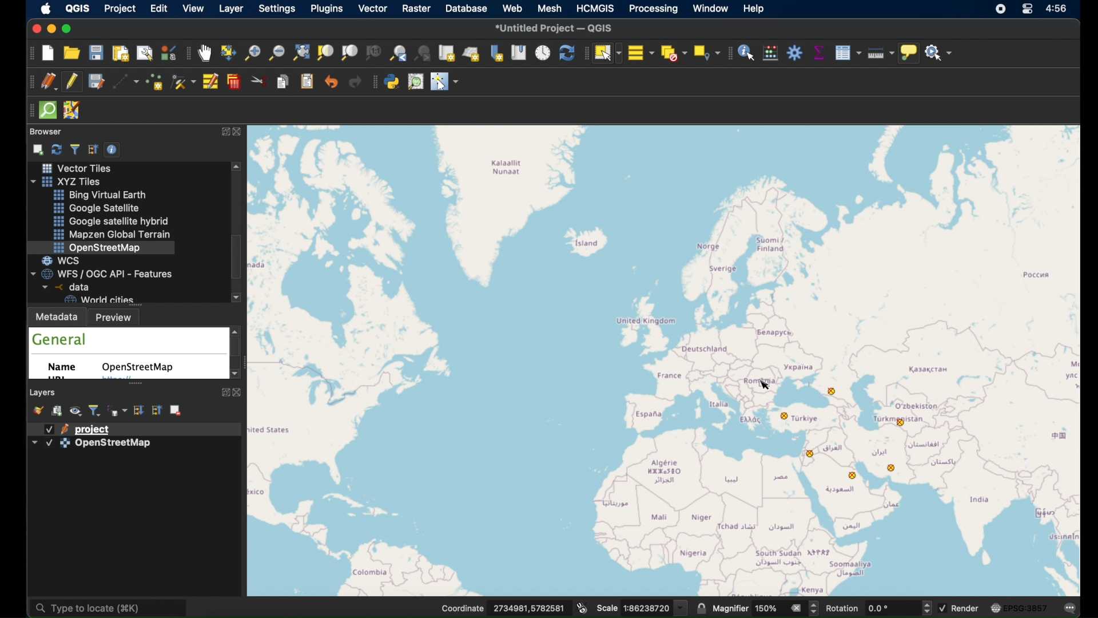 The image size is (1098, 618). I want to click on show attribute table, so click(848, 53).